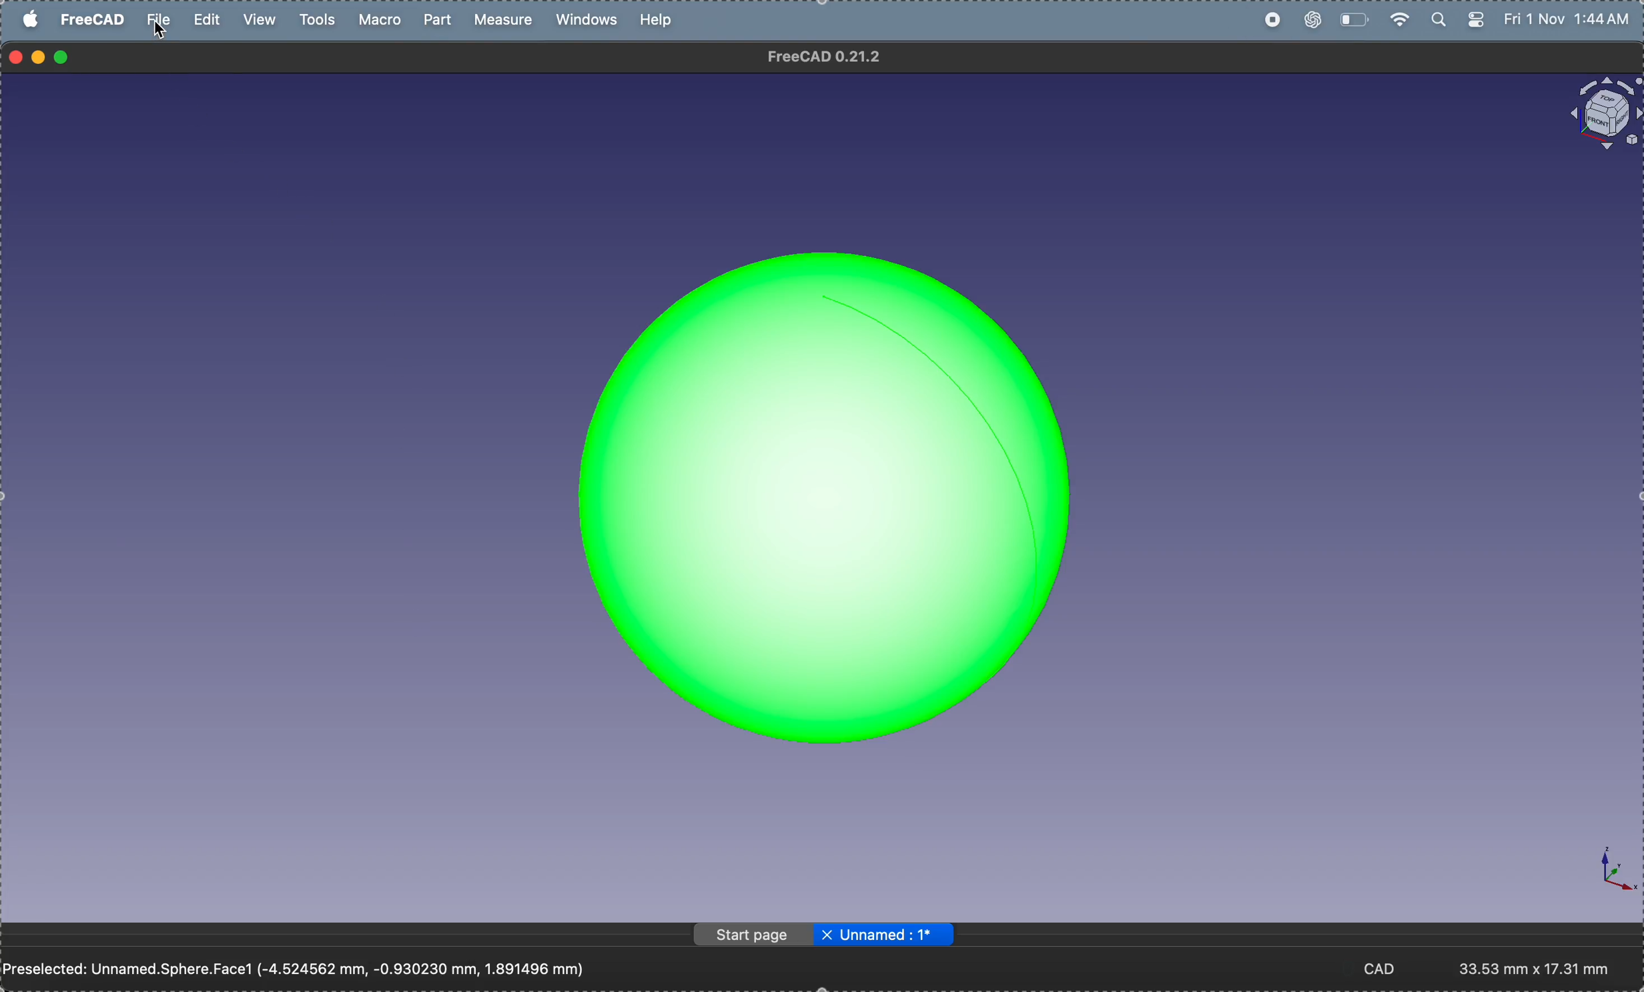 This screenshot has width=1644, height=992. I want to click on sphere, so click(820, 477).